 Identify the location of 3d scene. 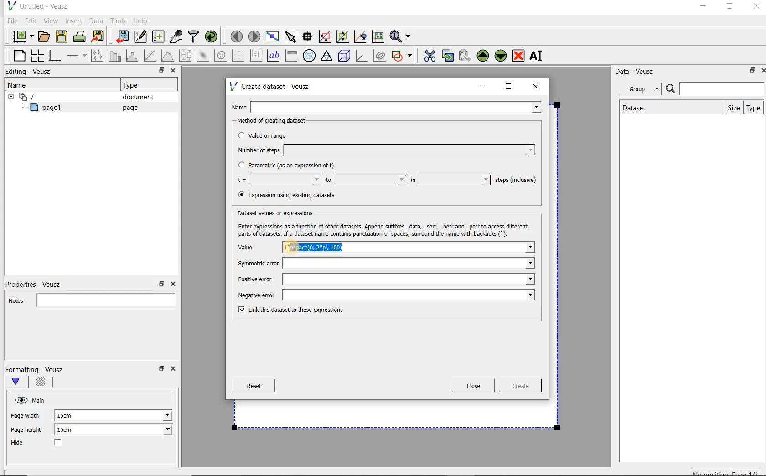
(345, 57).